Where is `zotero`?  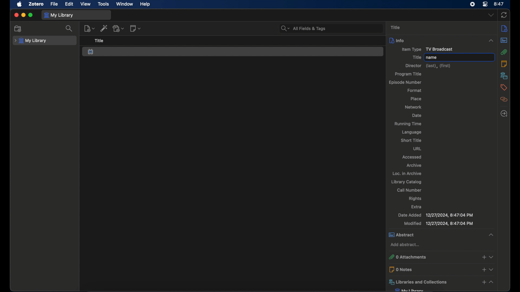
zotero is located at coordinates (36, 4).